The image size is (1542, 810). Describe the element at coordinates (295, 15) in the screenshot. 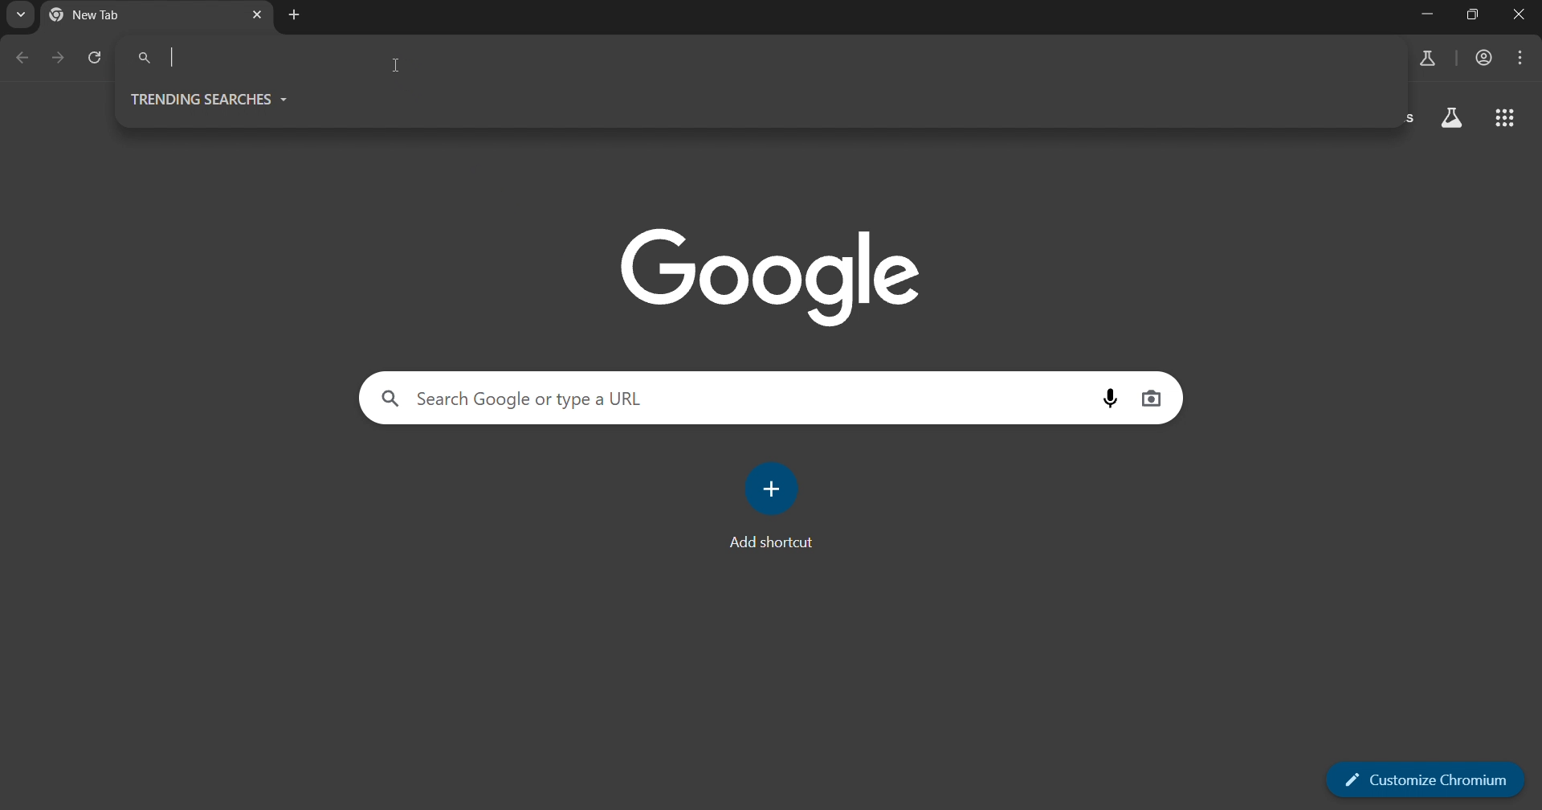

I see `new tab` at that location.